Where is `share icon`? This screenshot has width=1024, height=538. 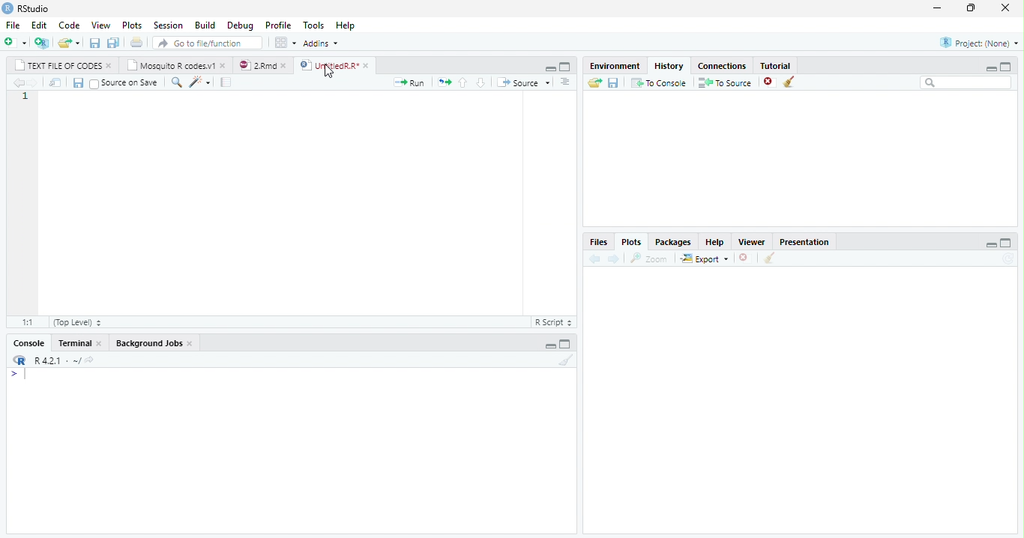 share icon is located at coordinates (91, 360).